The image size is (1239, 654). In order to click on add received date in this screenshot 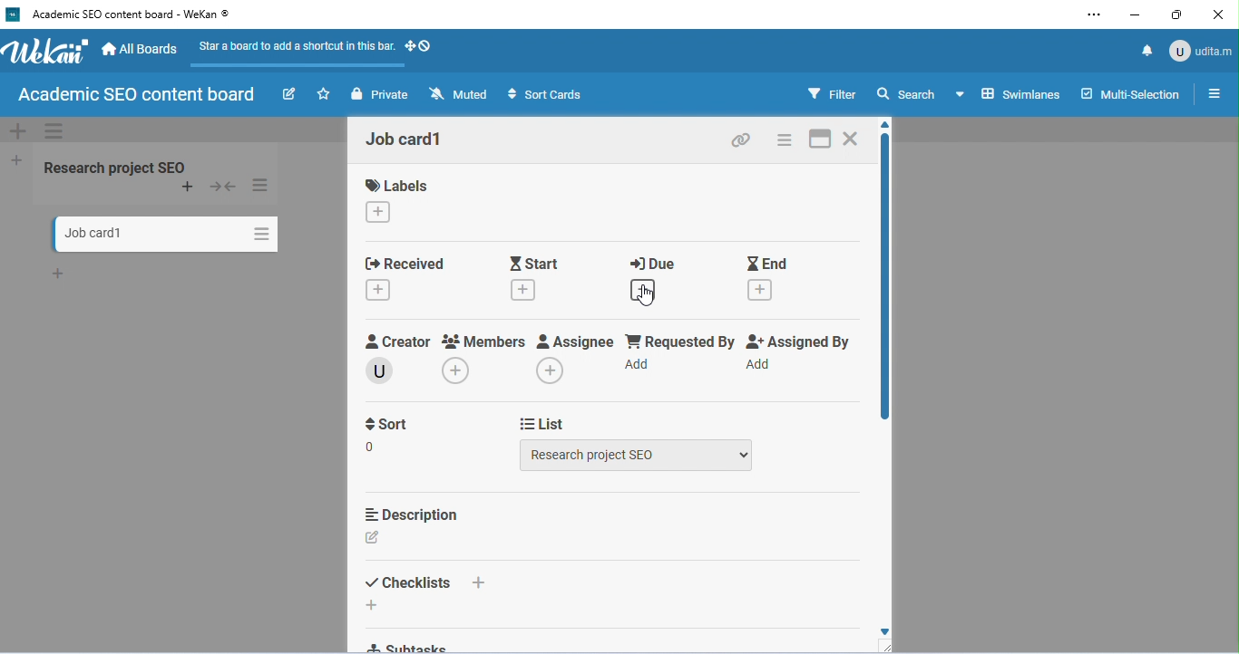, I will do `click(378, 289)`.